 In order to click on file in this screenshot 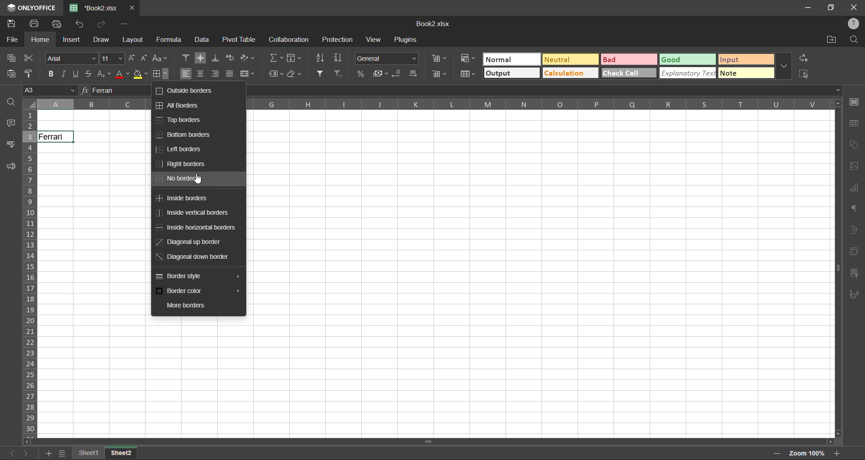, I will do `click(12, 39)`.